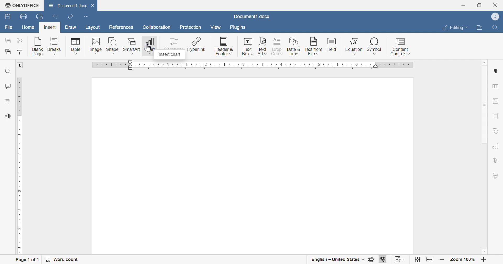 The image size is (503, 264). I want to click on Symbol, so click(375, 46).